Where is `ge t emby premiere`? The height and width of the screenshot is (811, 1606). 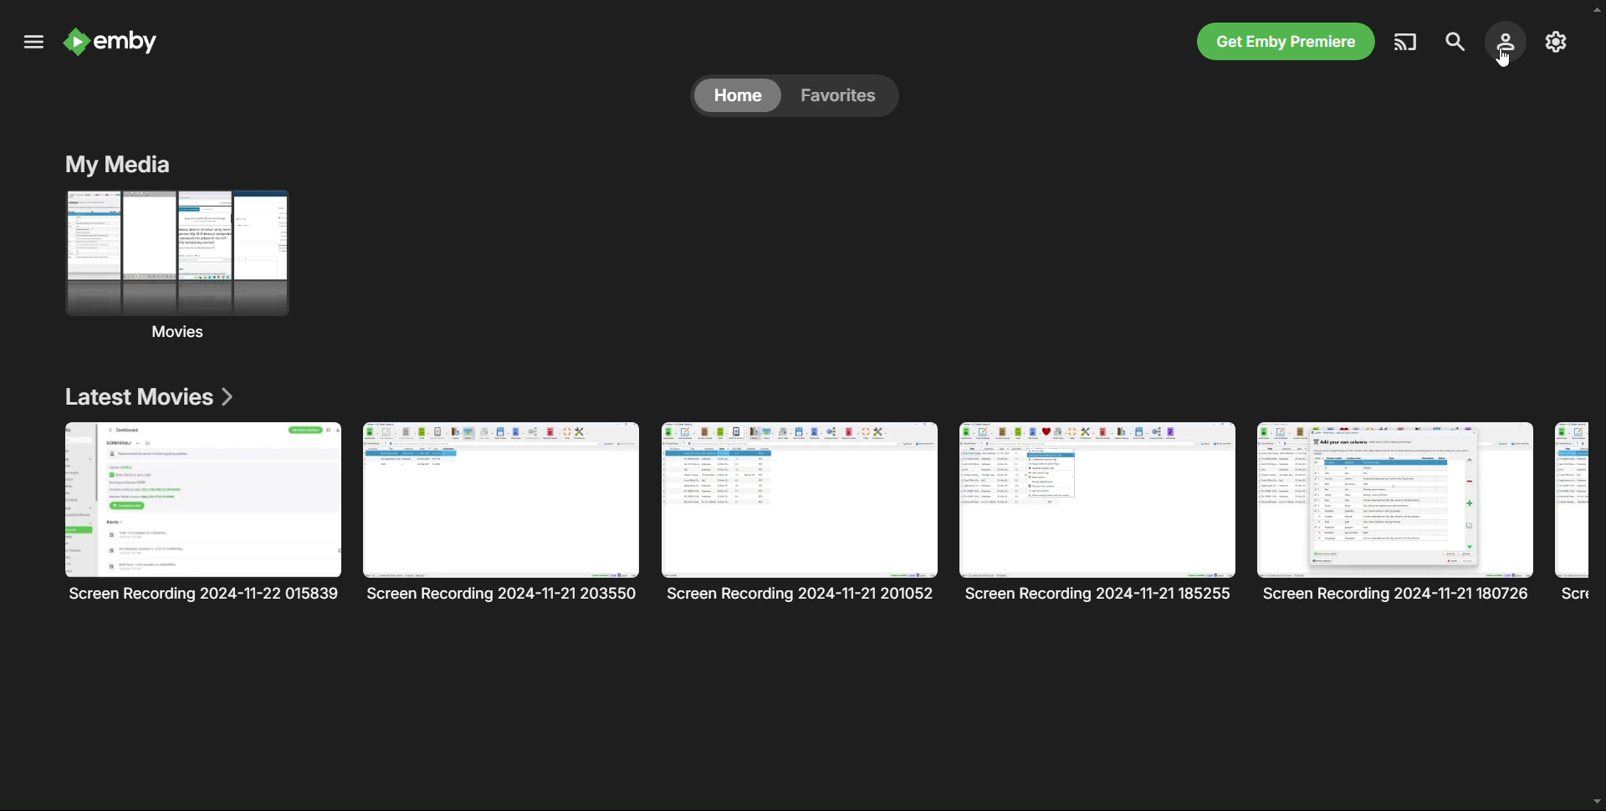
ge t emby premiere is located at coordinates (1285, 40).